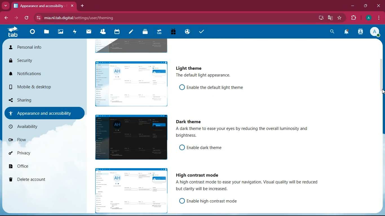 This screenshot has height=216, width=385. Describe the element at coordinates (214, 201) in the screenshot. I see `enable high contrast mode` at that location.